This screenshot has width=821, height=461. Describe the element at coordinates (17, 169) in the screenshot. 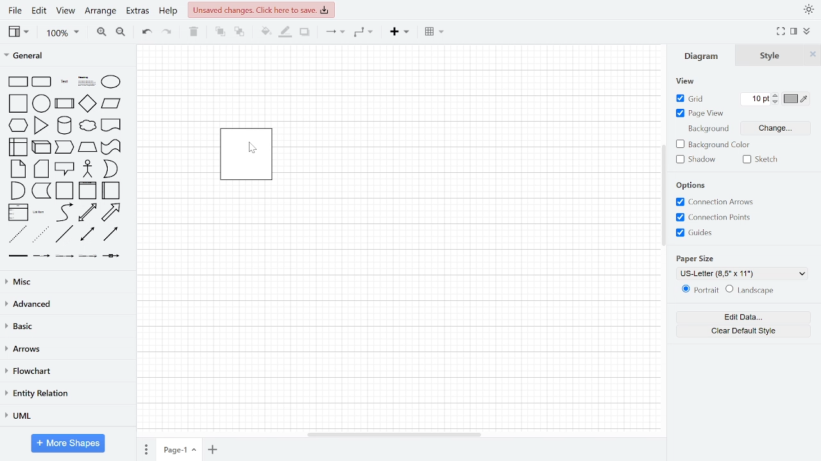

I see `note` at that location.